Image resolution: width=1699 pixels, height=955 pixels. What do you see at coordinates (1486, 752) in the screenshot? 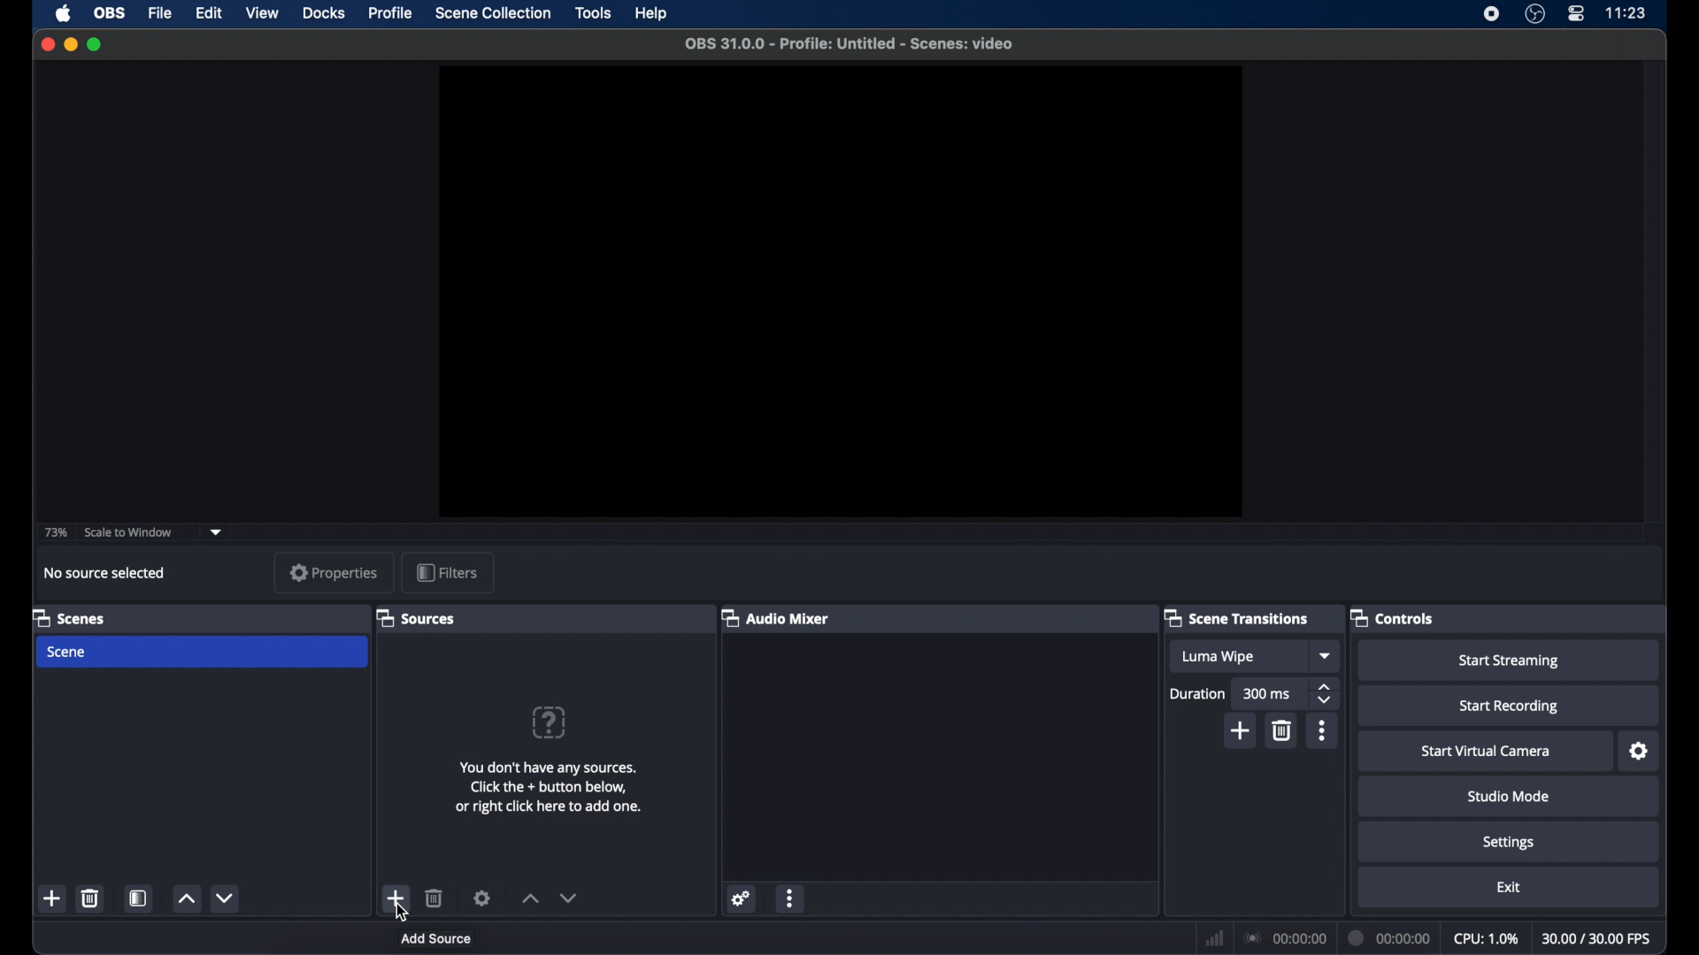
I see `start virtual camera` at bounding box center [1486, 752].